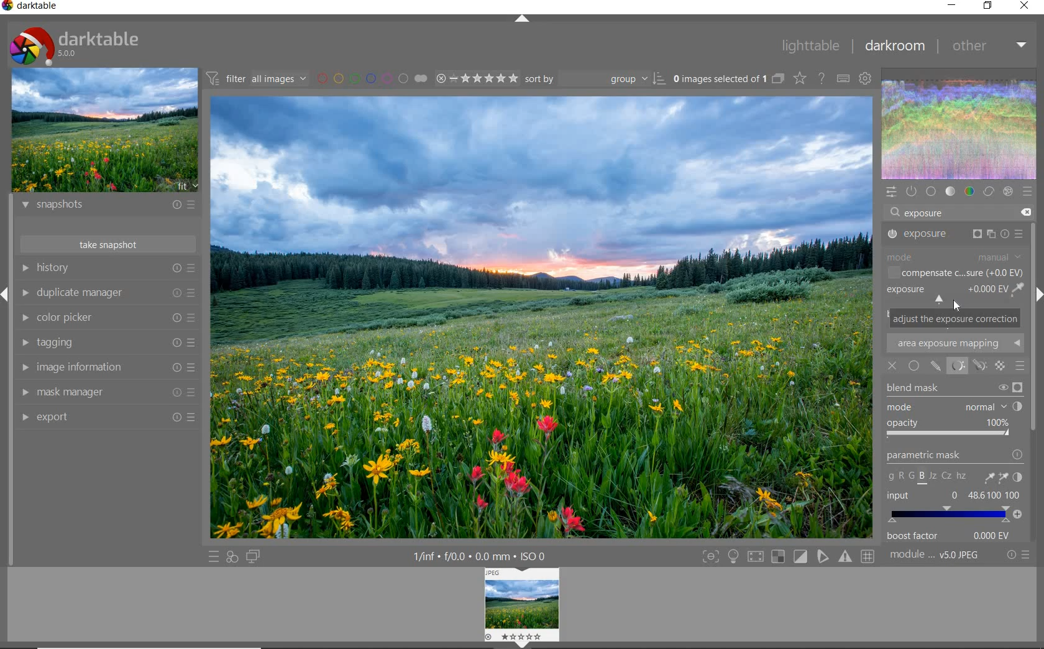 The image size is (1044, 649). Describe the element at coordinates (371, 78) in the screenshot. I see `filter by image color` at that location.